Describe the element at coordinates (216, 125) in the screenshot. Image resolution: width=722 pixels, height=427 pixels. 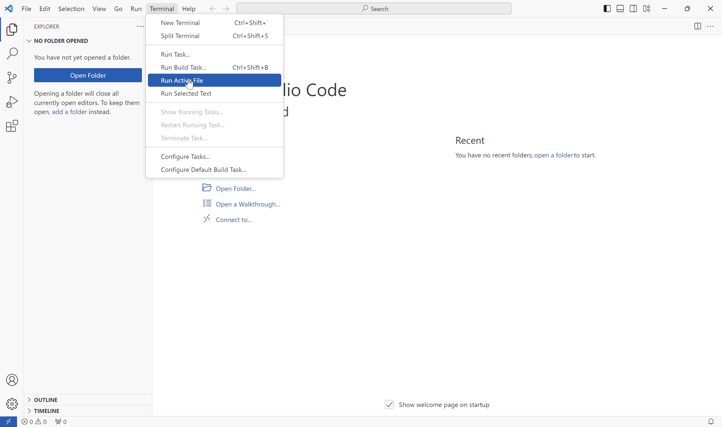
I see `restart running task` at that location.